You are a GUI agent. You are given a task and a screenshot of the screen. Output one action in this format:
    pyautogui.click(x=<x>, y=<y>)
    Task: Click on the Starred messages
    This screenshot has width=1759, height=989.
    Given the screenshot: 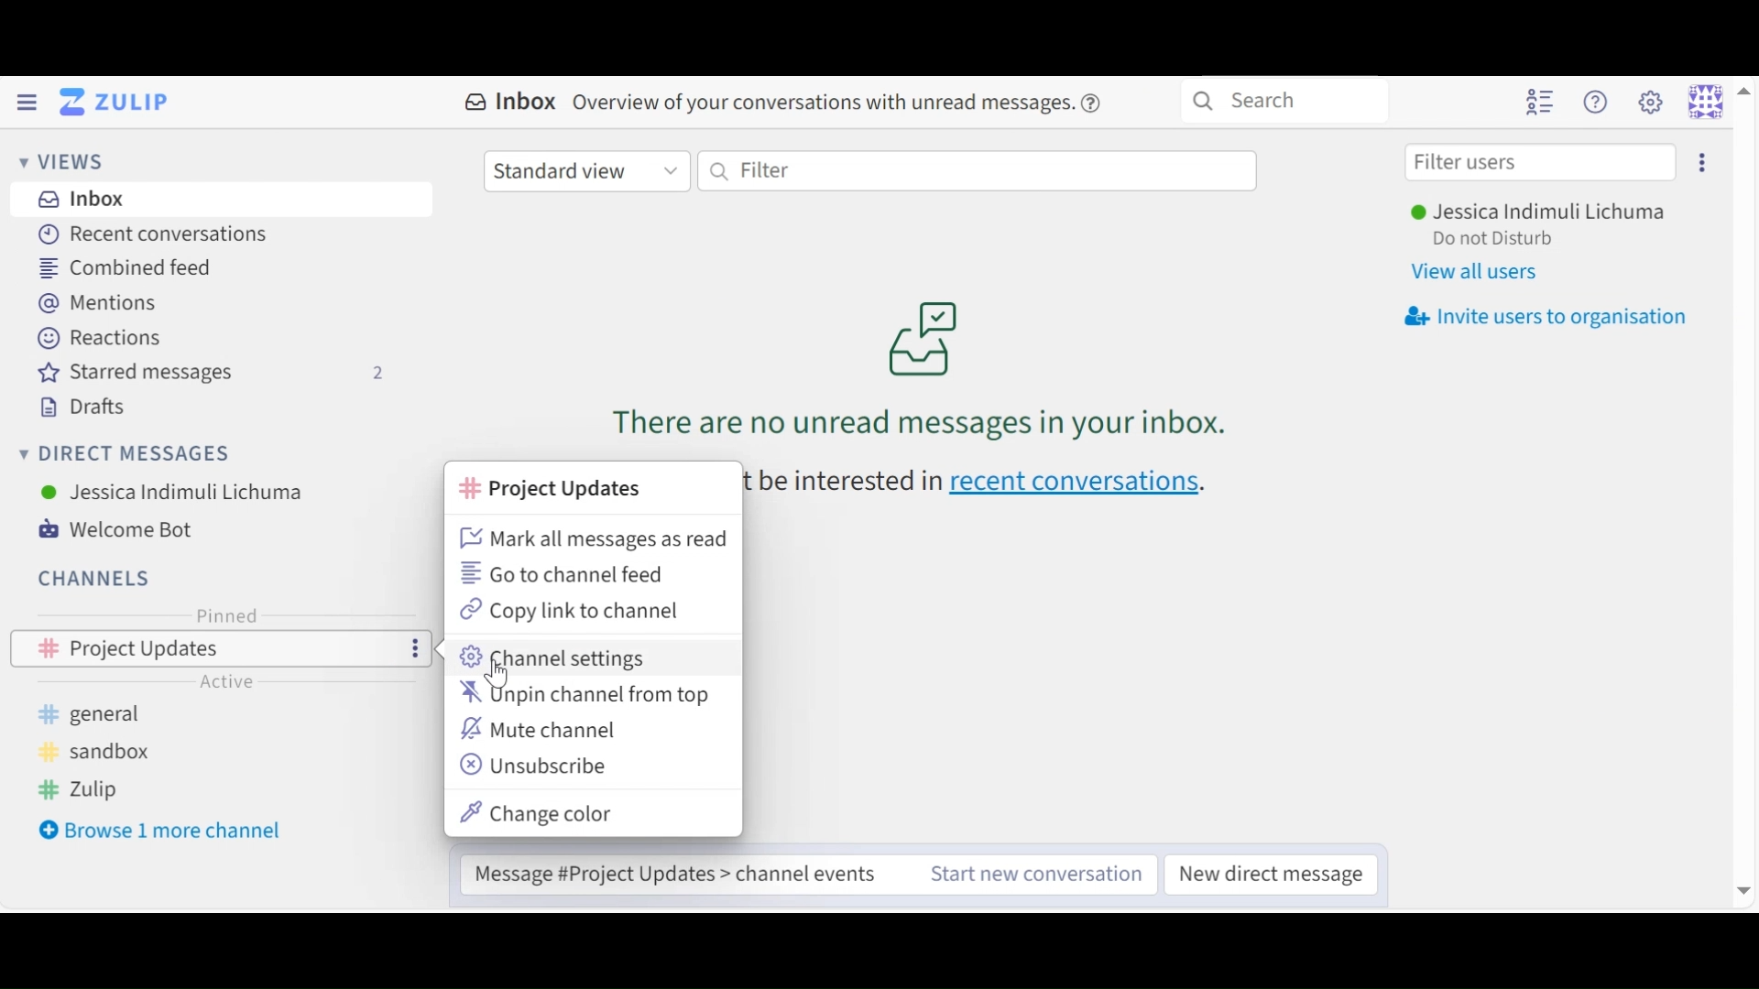 What is the action you would take?
    pyautogui.click(x=219, y=373)
    